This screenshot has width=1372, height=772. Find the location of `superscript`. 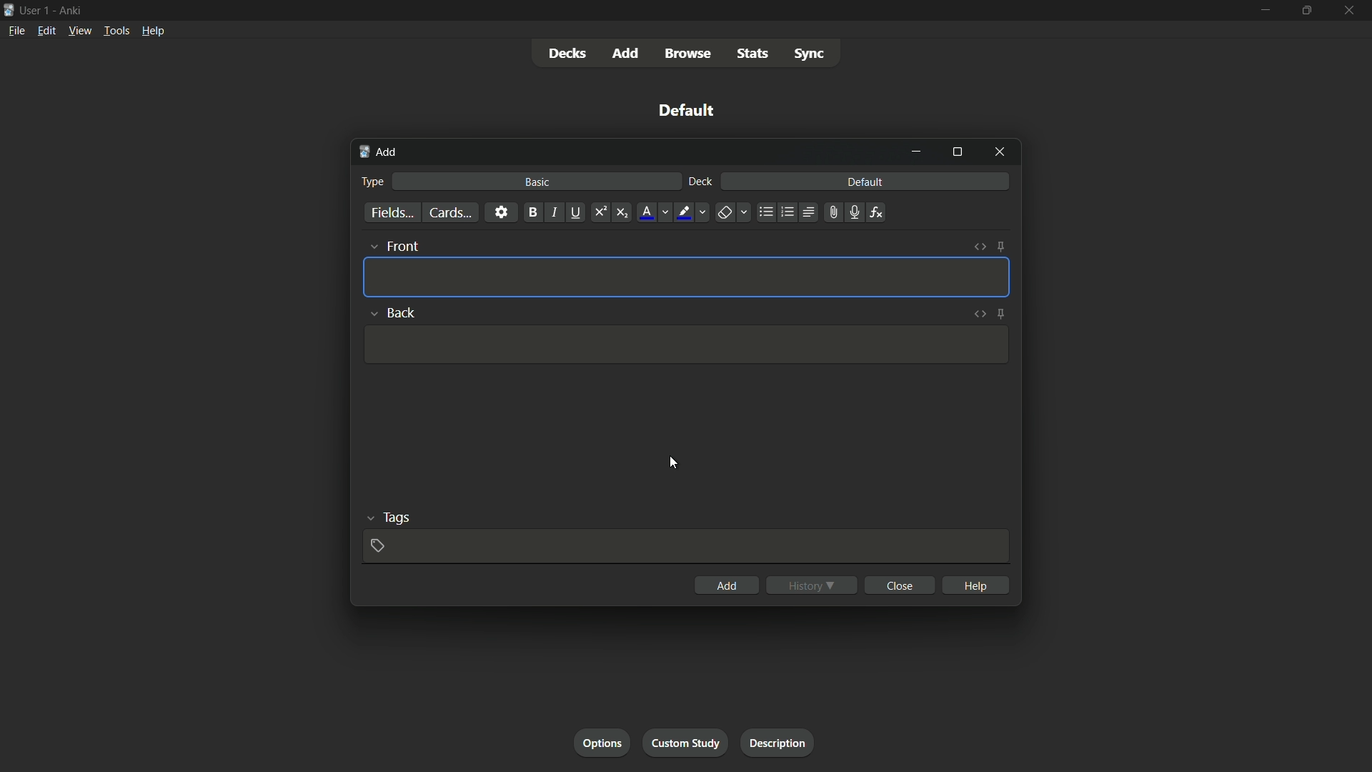

superscript is located at coordinates (600, 212).